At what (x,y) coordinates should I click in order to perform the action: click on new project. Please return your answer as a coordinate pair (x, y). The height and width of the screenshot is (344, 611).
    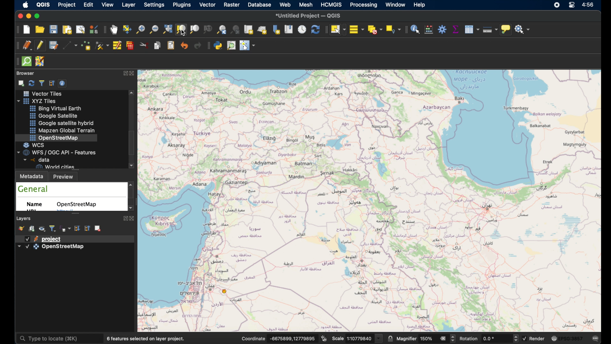
    Looking at the image, I should click on (27, 30).